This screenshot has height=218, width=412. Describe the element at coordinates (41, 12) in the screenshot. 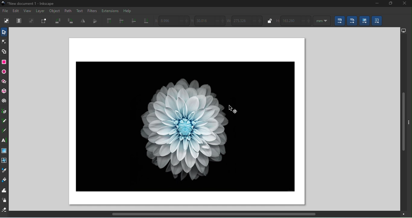

I see `Layer` at that location.